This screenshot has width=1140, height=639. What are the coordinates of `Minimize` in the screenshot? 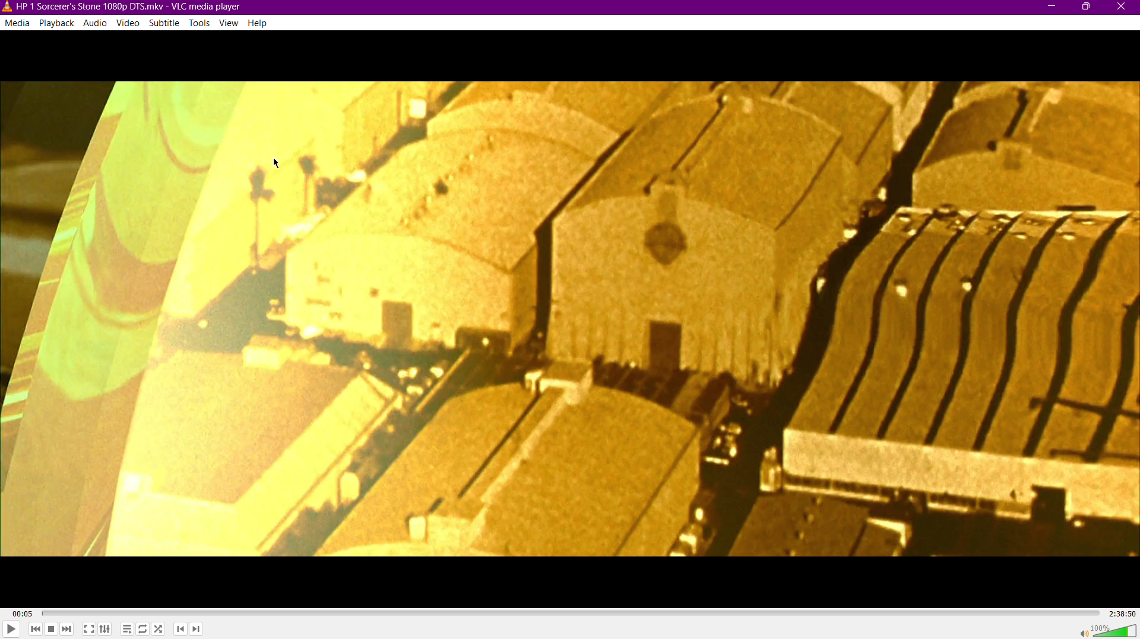 It's located at (1054, 7).